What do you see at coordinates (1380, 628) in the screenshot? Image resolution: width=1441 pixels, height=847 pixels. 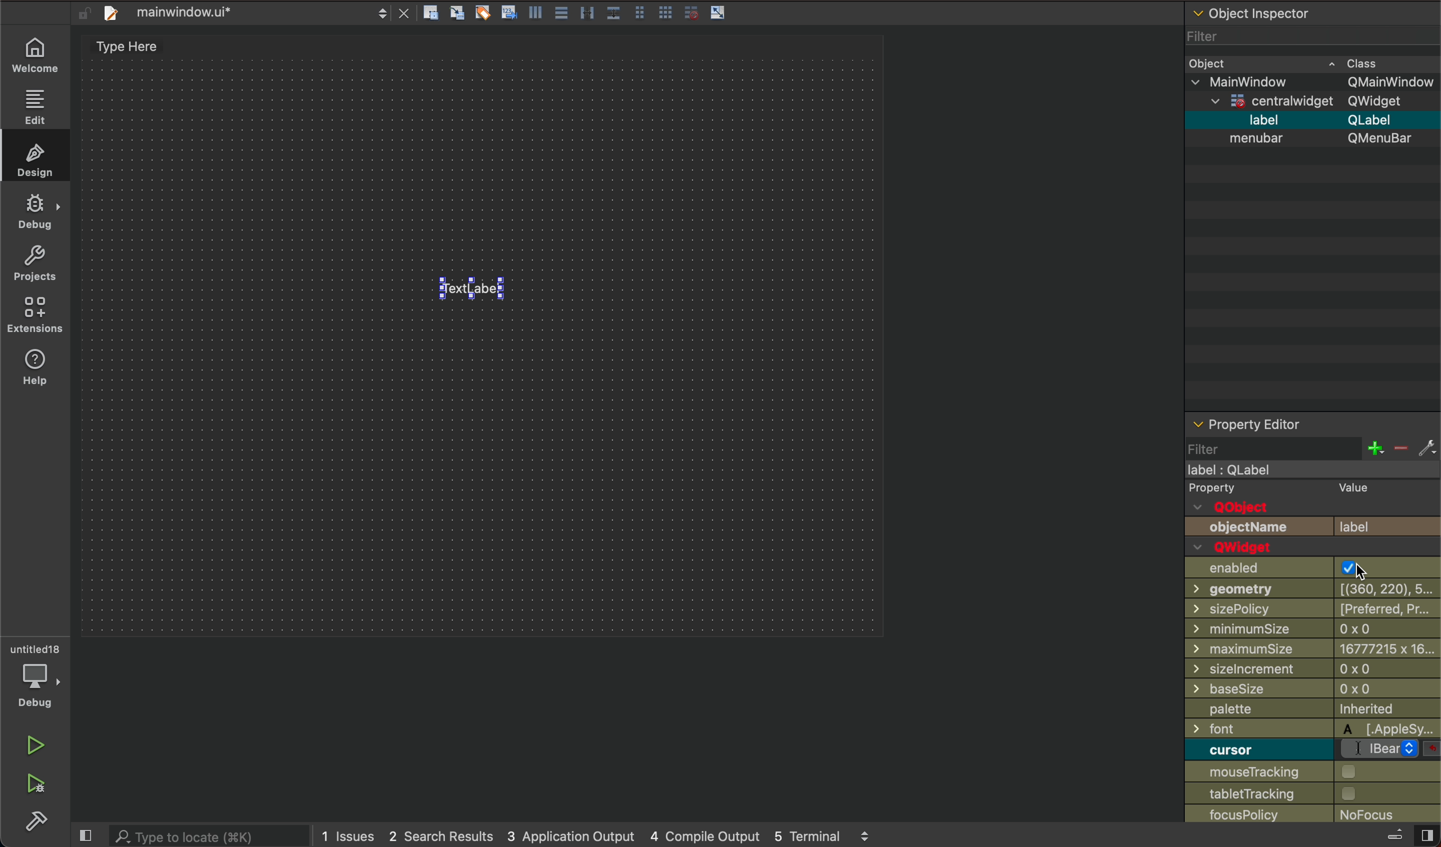 I see `0 x 0` at bounding box center [1380, 628].